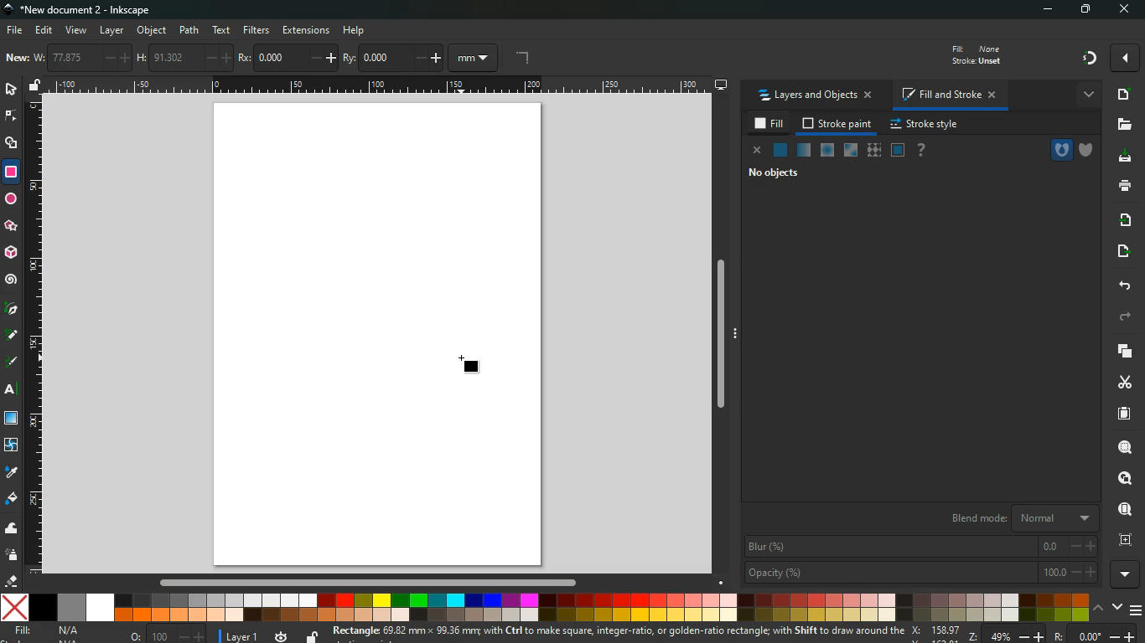 This screenshot has width=1145, height=643. What do you see at coordinates (918, 546) in the screenshot?
I see `blur` at bounding box center [918, 546].